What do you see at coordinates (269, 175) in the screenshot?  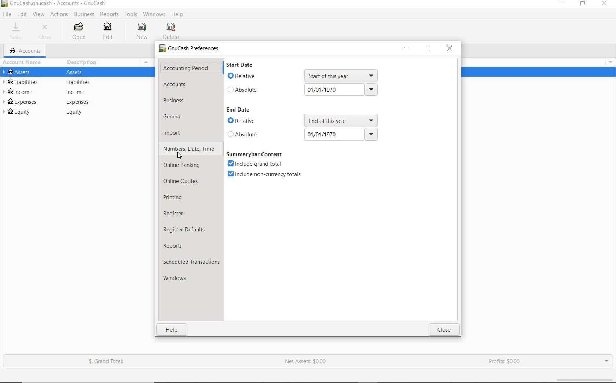 I see `include non-currency totals` at bounding box center [269, 175].